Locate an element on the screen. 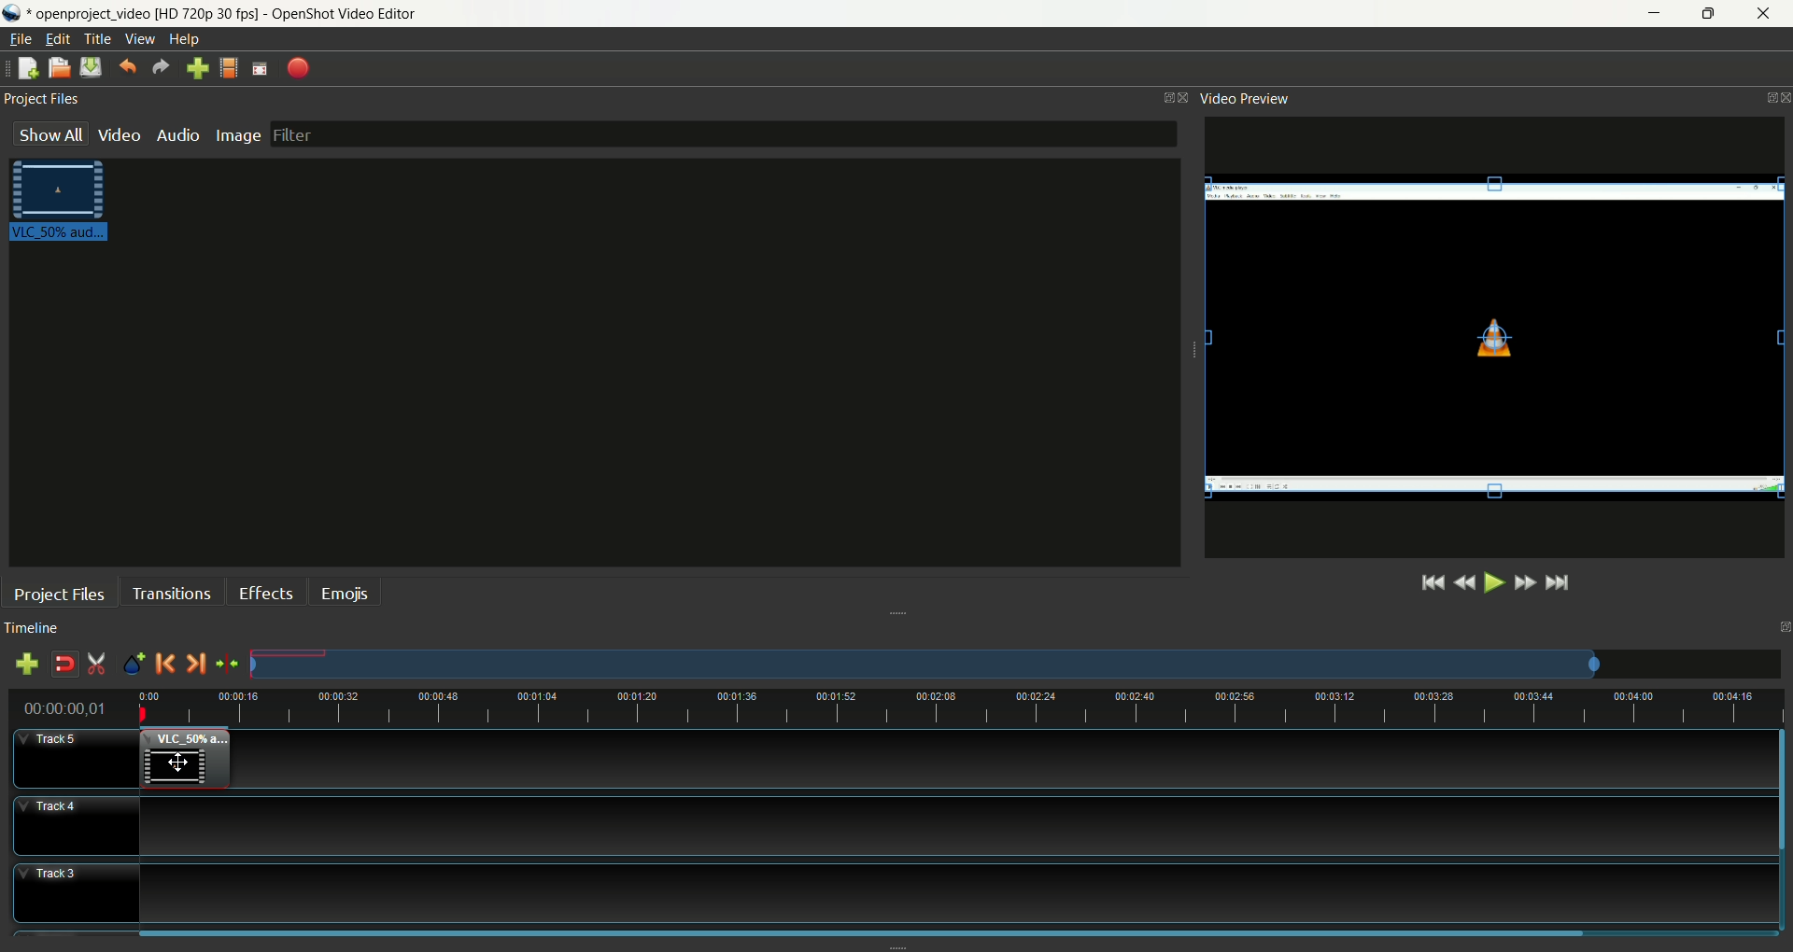 The width and height of the screenshot is (1793, 952). video clip is located at coordinates (1498, 339).